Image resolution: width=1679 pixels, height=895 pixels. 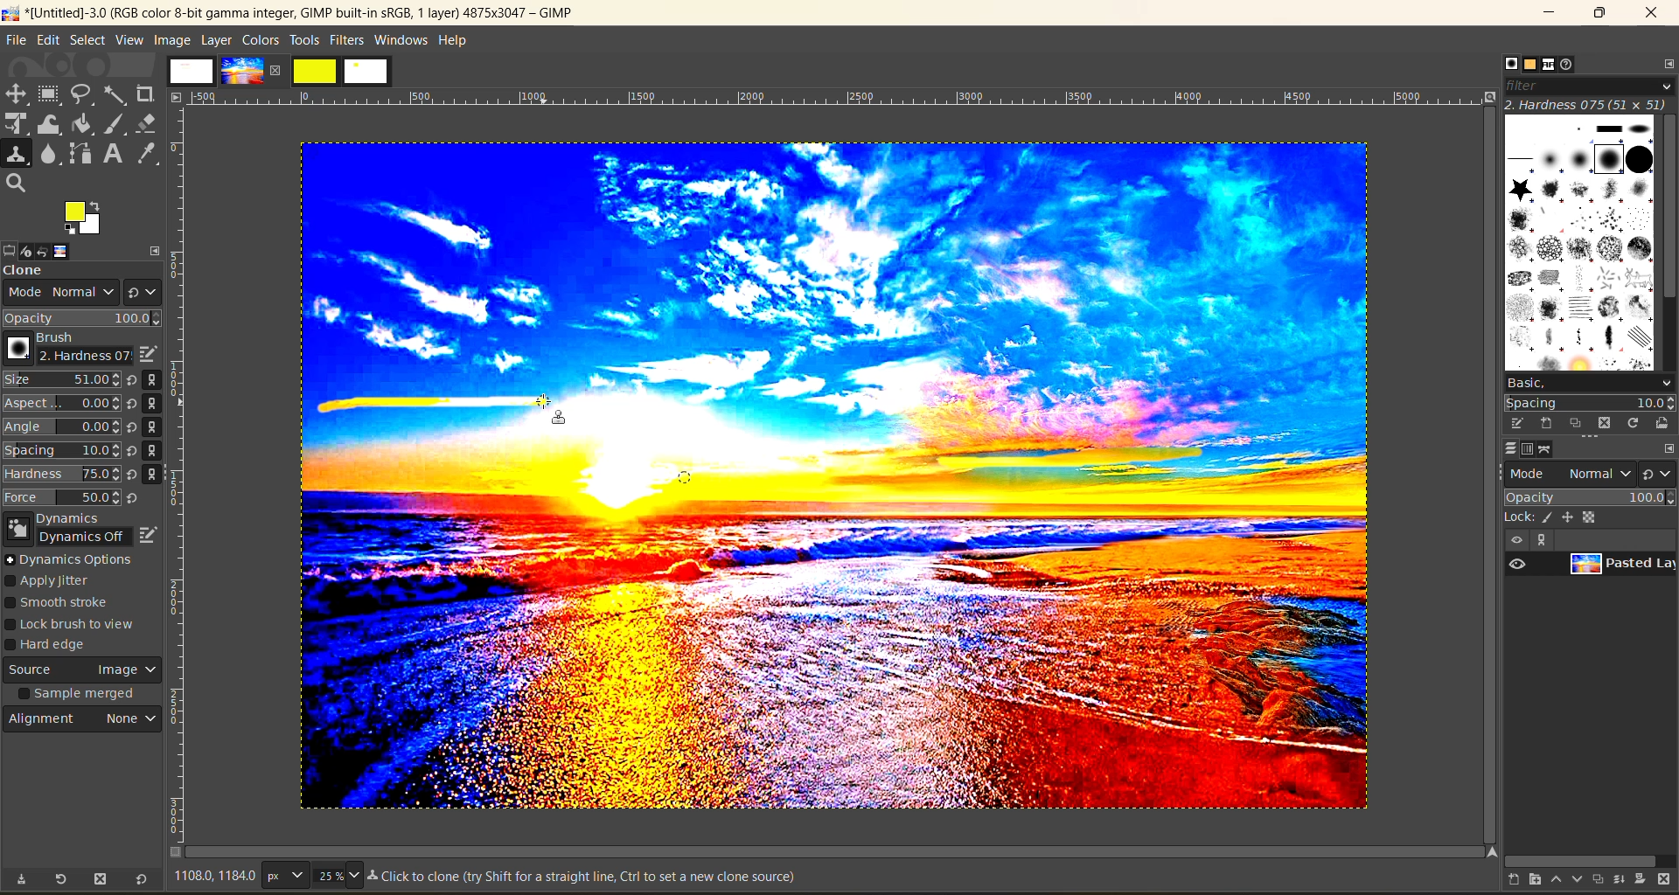 What do you see at coordinates (61, 472) in the screenshot?
I see `[Hardness 75.0` at bounding box center [61, 472].